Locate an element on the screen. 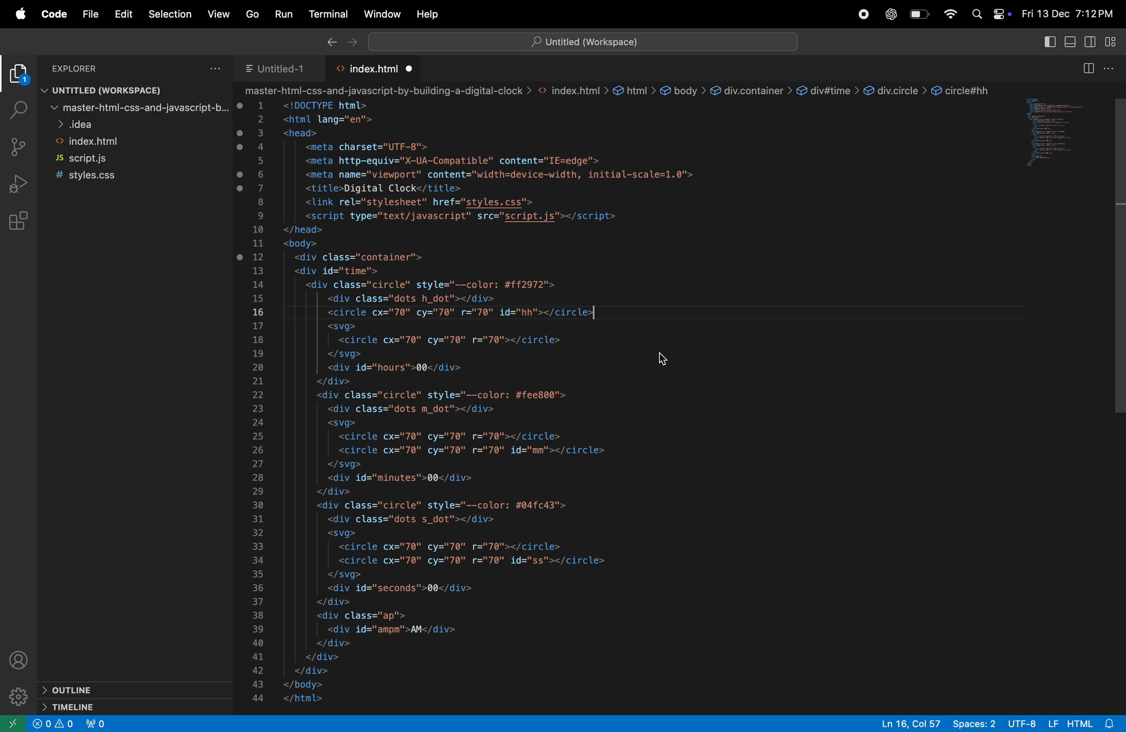 Image resolution: width=1126 pixels, height=732 pixels. untitled workspace is located at coordinates (103, 92).